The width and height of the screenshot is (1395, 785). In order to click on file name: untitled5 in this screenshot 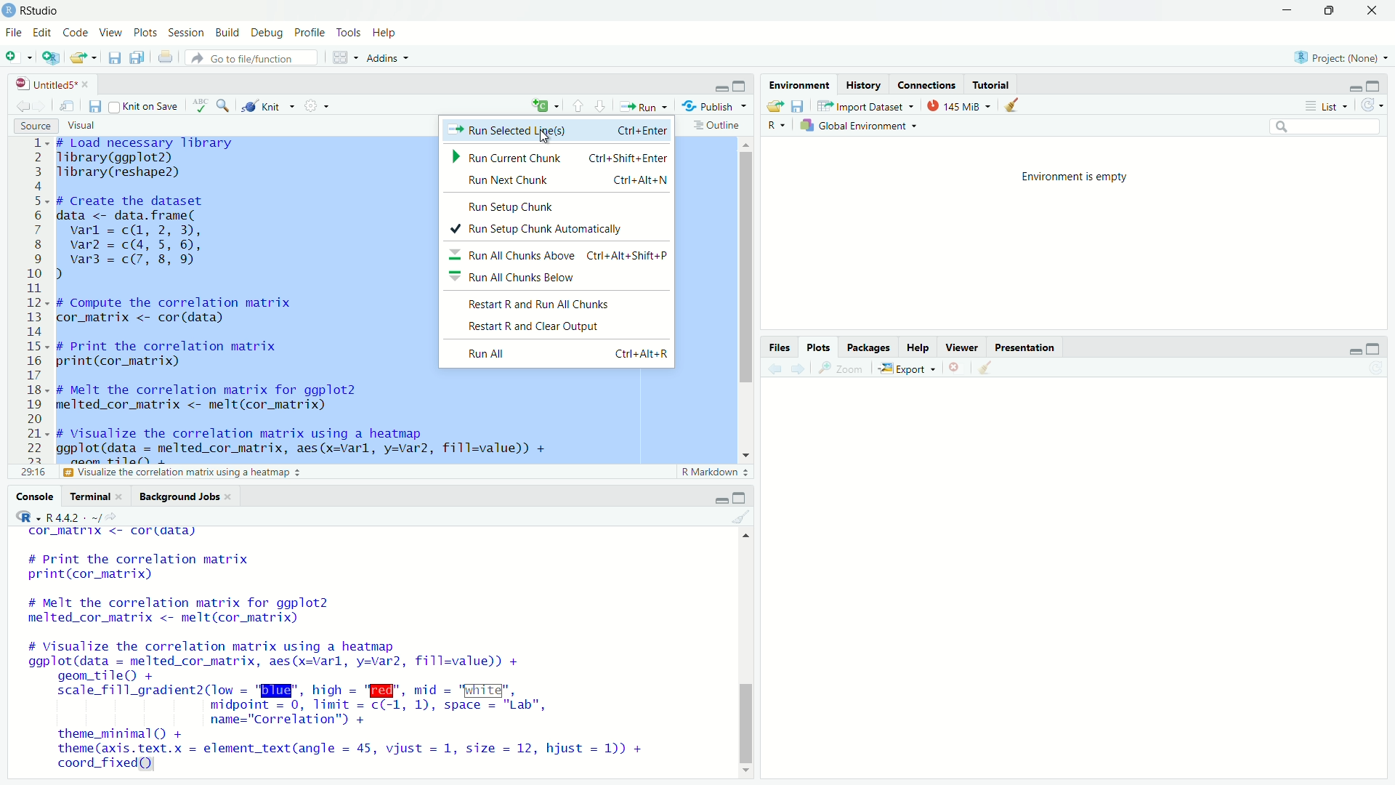, I will do `click(48, 84)`.